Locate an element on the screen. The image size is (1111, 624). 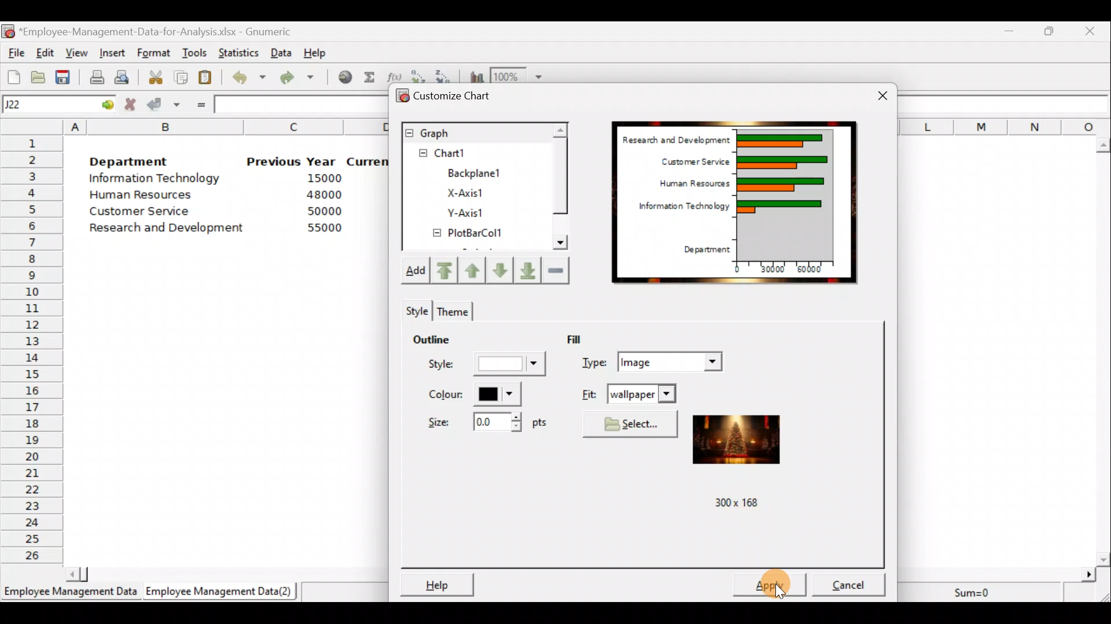
Fit is located at coordinates (628, 393).